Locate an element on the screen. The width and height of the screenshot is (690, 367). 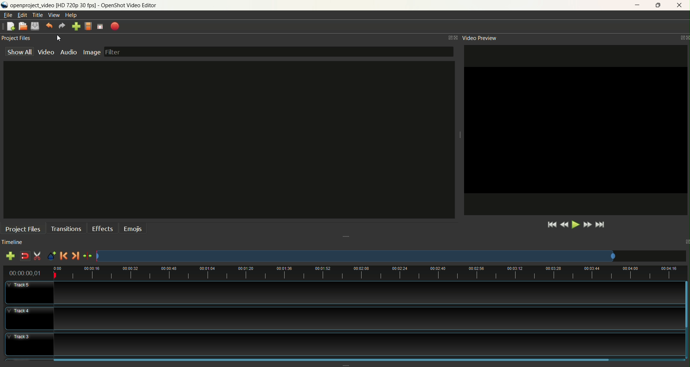
add marker is located at coordinates (51, 256).